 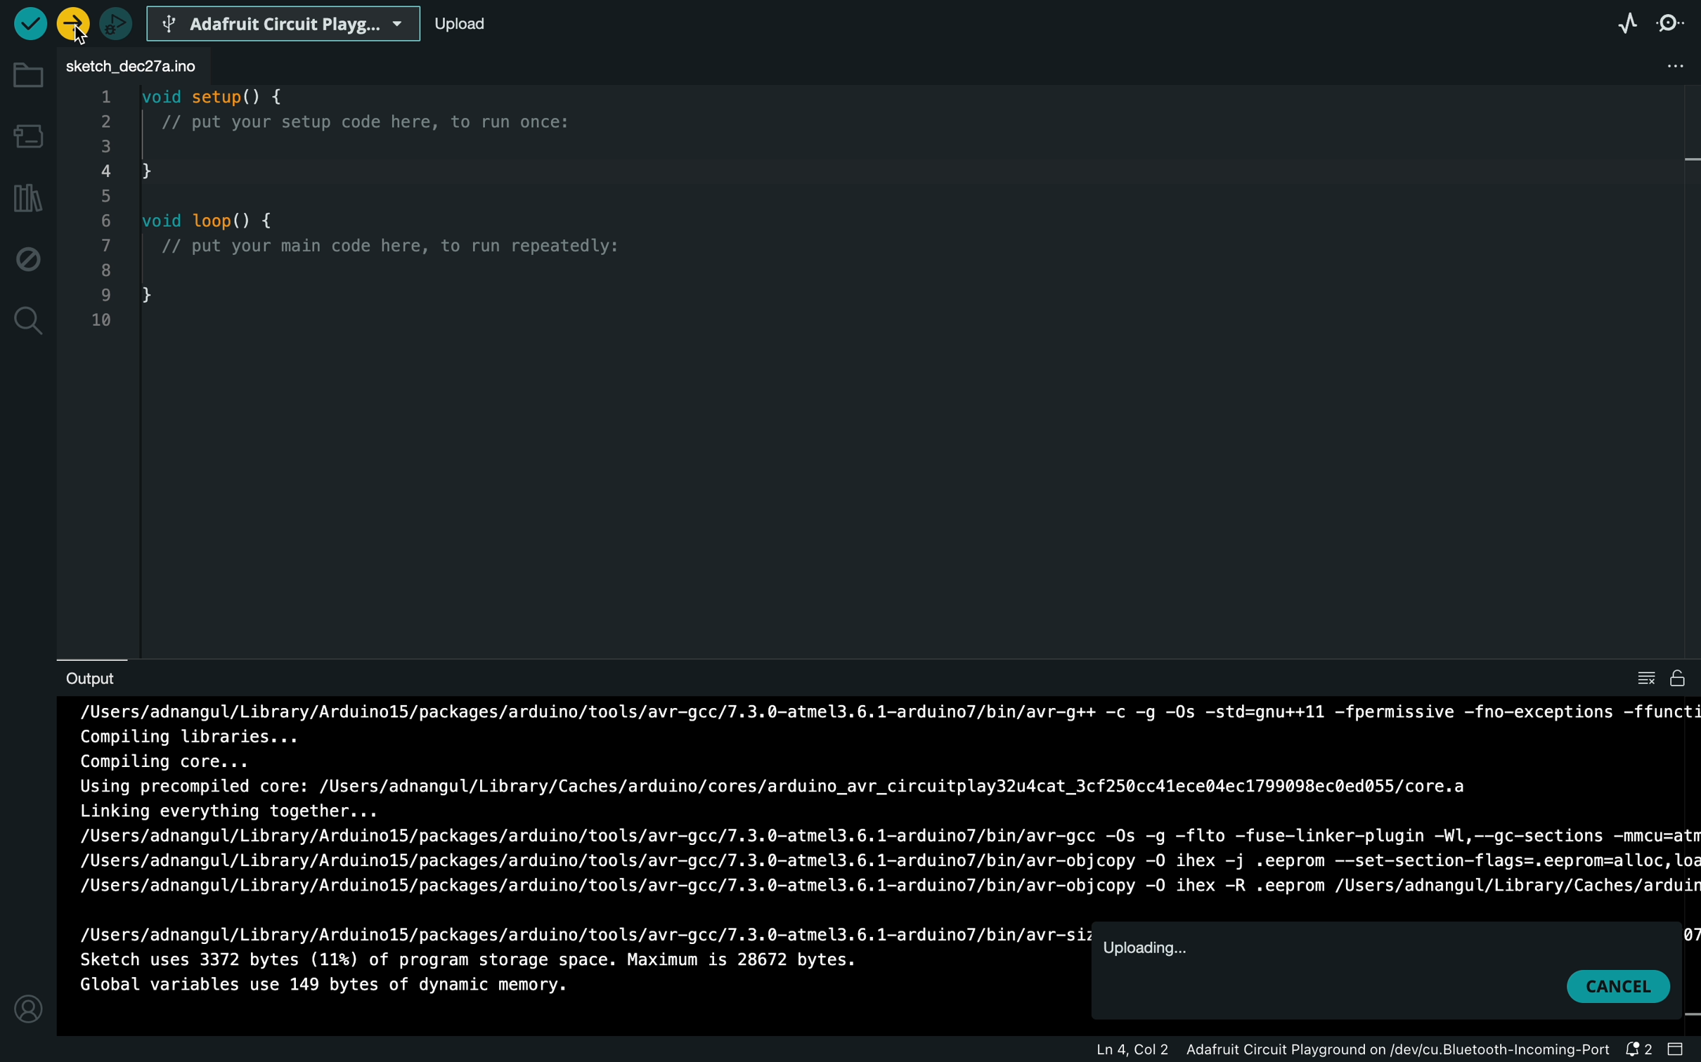 What do you see at coordinates (1347, 1049) in the screenshot?
I see `file information` at bounding box center [1347, 1049].